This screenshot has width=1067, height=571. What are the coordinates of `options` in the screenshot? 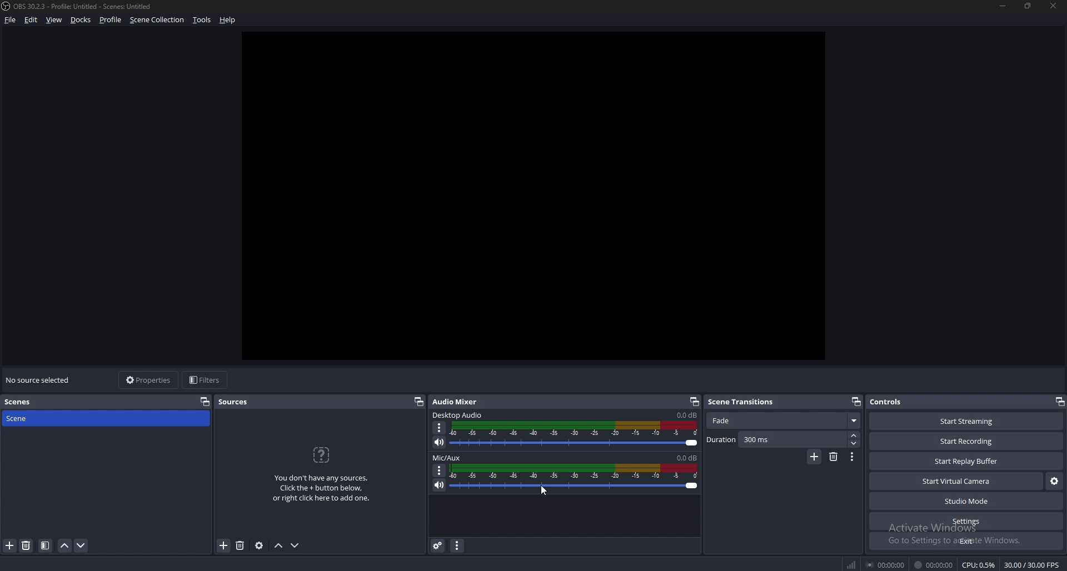 It's located at (440, 470).